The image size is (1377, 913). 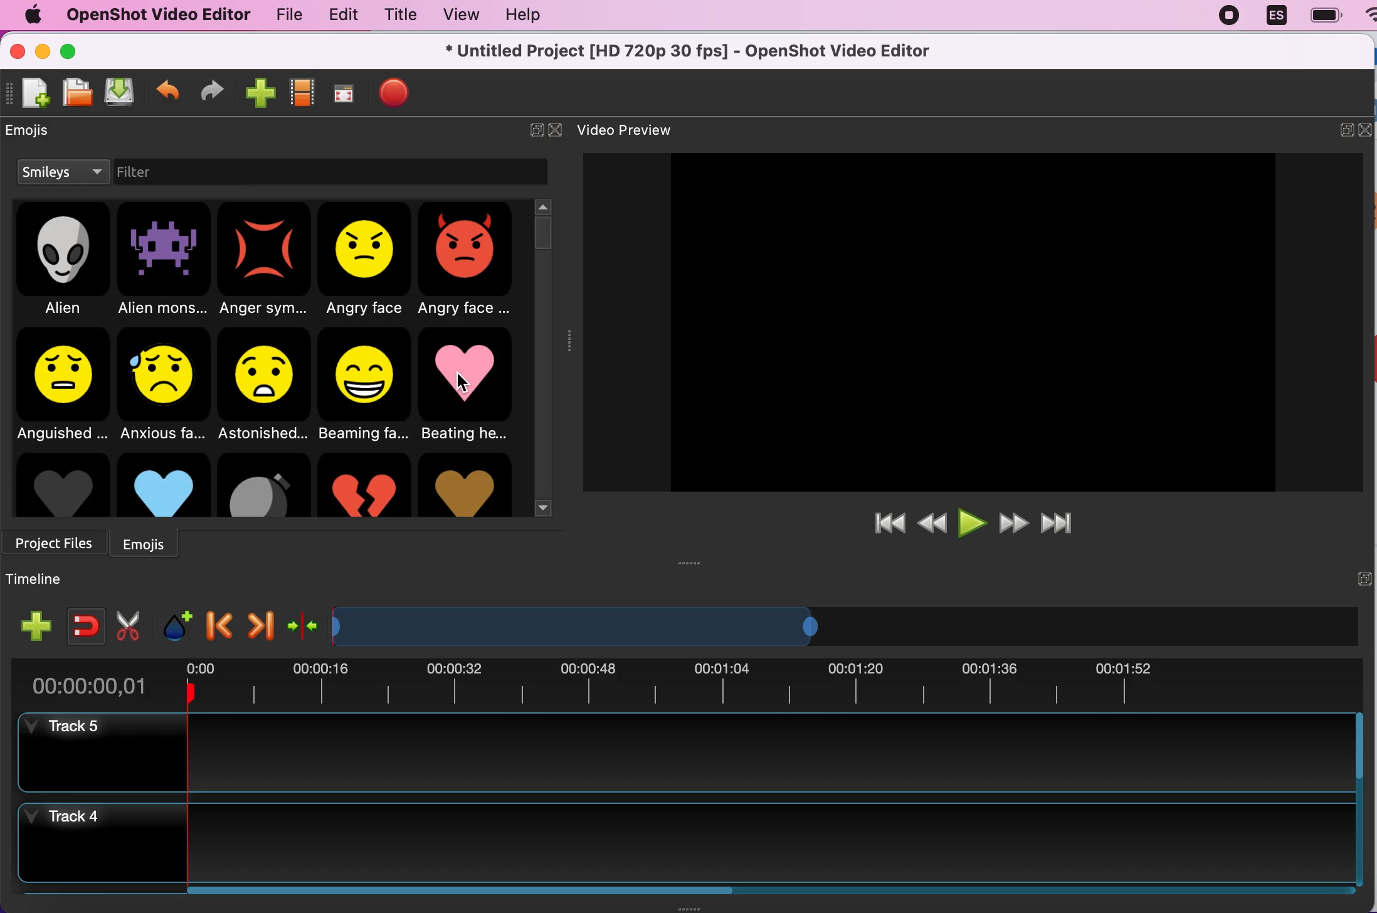 What do you see at coordinates (120, 93) in the screenshot?
I see `save file` at bounding box center [120, 93].